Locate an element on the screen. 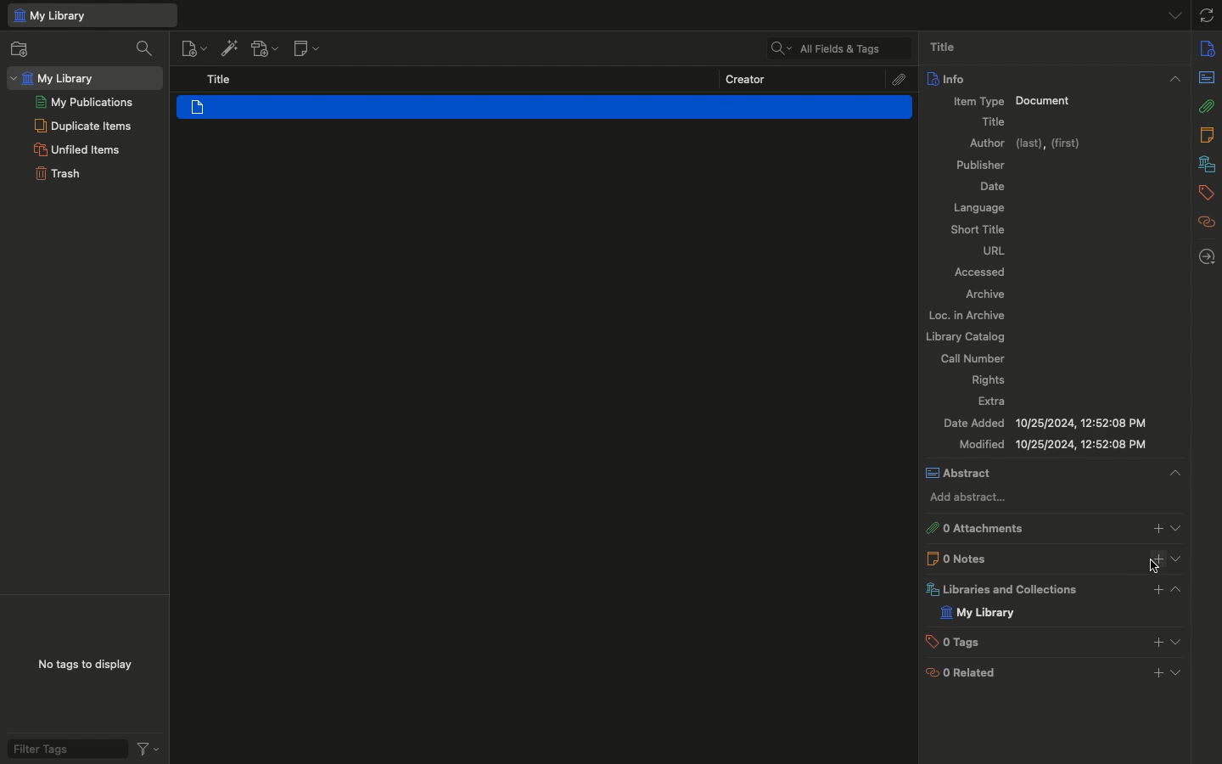  Locate is located at coordinates (1209, 258).